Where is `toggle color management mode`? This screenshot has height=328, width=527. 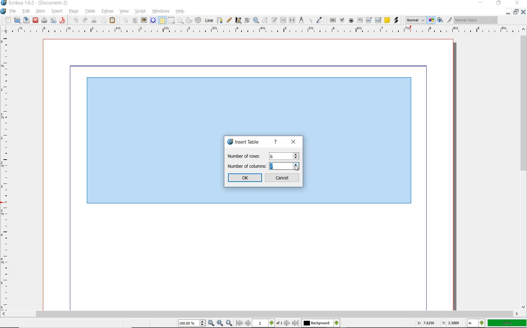
toggle color management mode is located at coordinates (431, 20).